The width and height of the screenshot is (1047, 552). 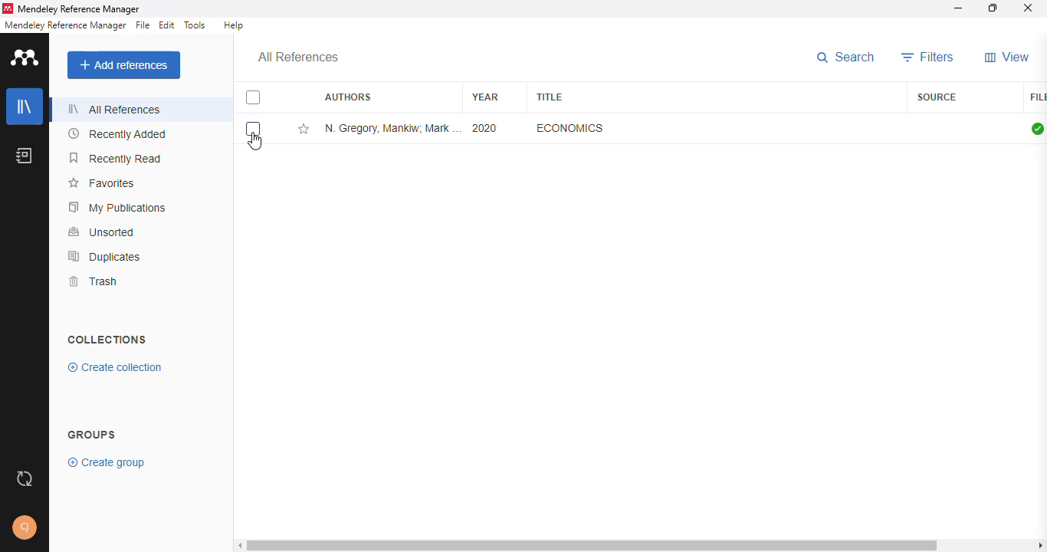 What do you see at coordinates (25, 527) in the screenshot?
I see `profile` at bounding box center [25, 527].